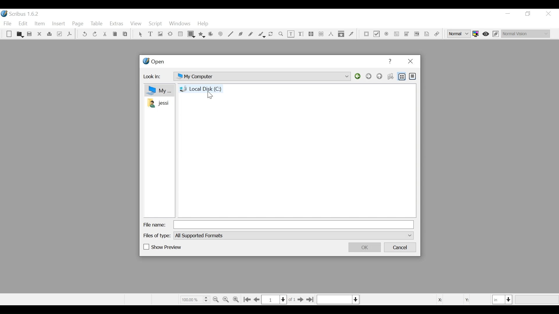 The height and width of the screenshot is (314, 559). I want to click on Insert, so click(59, 25).